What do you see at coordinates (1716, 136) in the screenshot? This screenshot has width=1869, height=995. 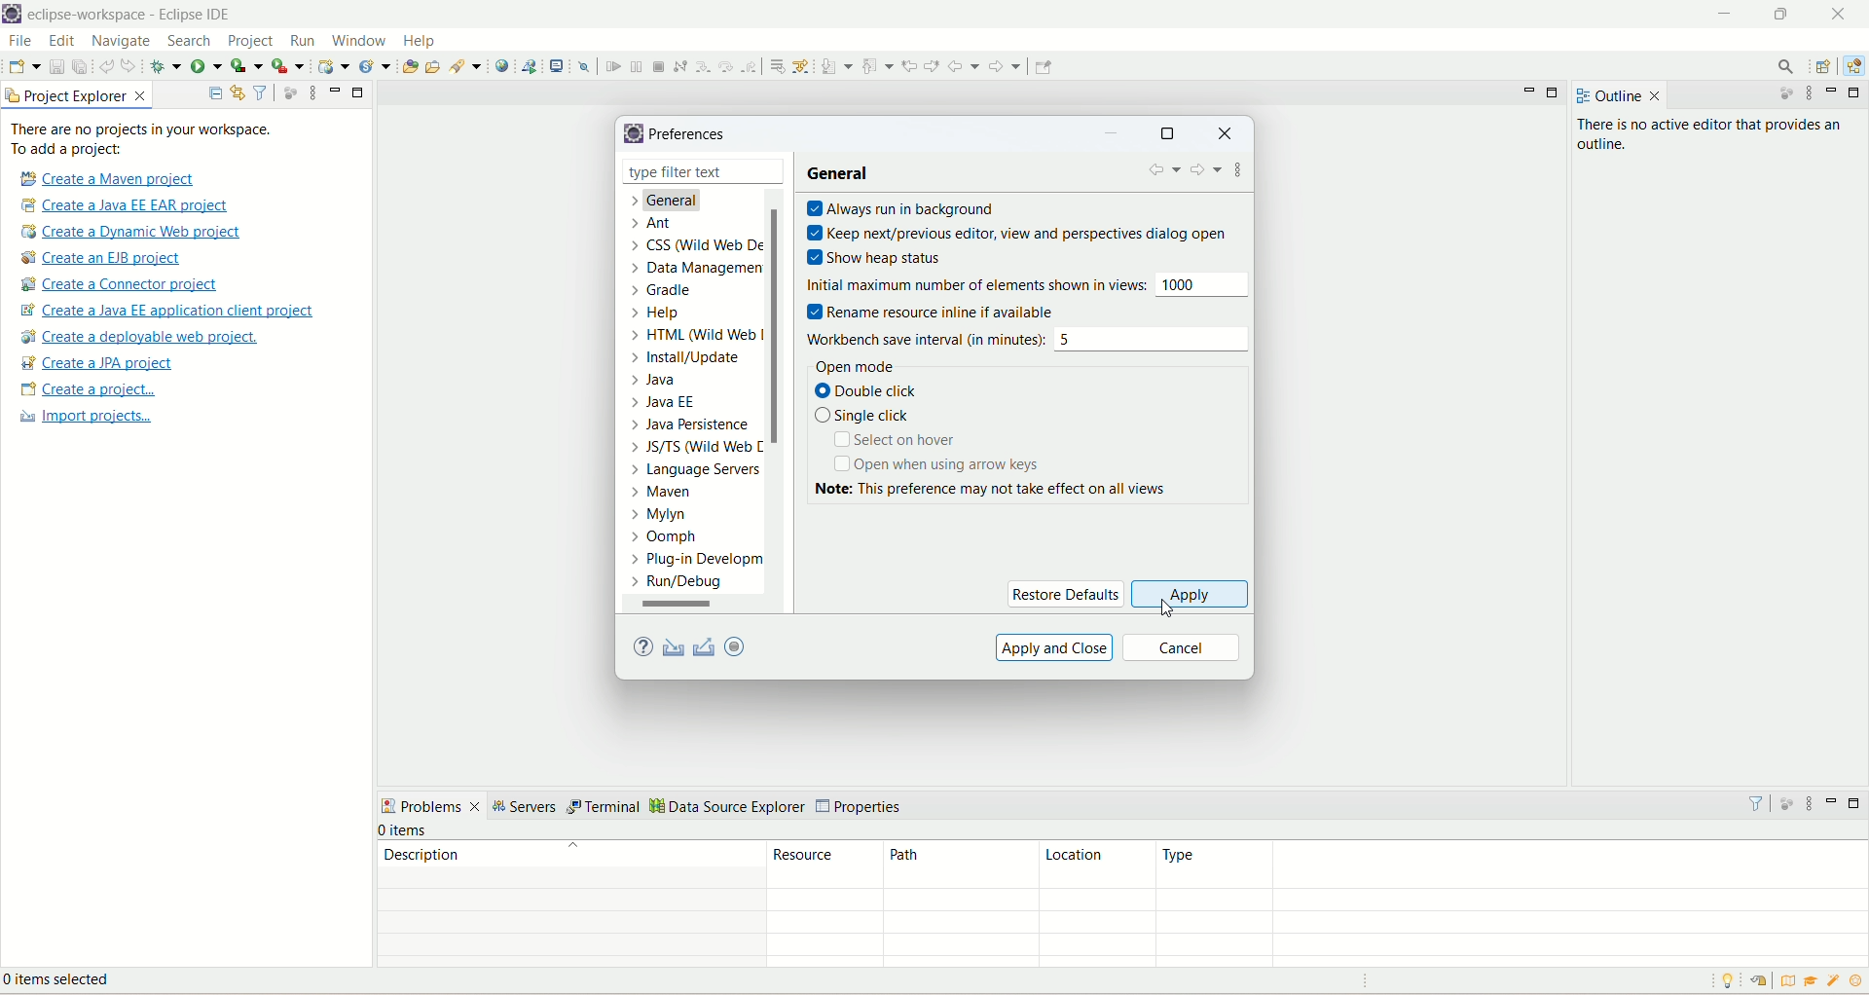 I see `There is no active editor that provides outline.` at bounding box center [1716, 136].